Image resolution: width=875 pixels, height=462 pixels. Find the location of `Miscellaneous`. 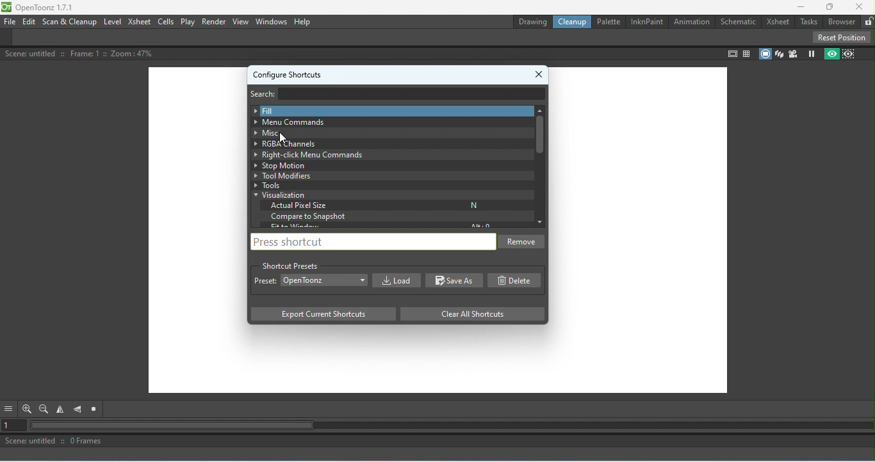

Miscellaneous is located at coordinates (386, 132).